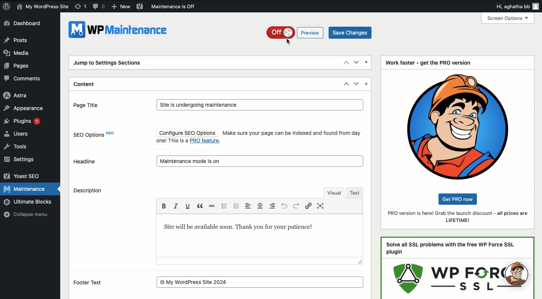  I want to click on Make sure your page can be indexed and found from day, so click(292, 133).